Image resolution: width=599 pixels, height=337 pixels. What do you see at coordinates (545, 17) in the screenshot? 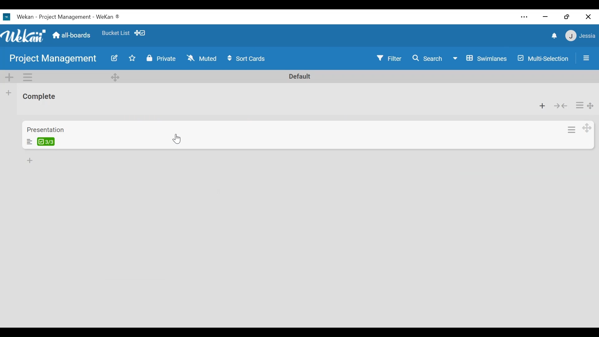
I see `minimize` at bounding box center [545, 17].